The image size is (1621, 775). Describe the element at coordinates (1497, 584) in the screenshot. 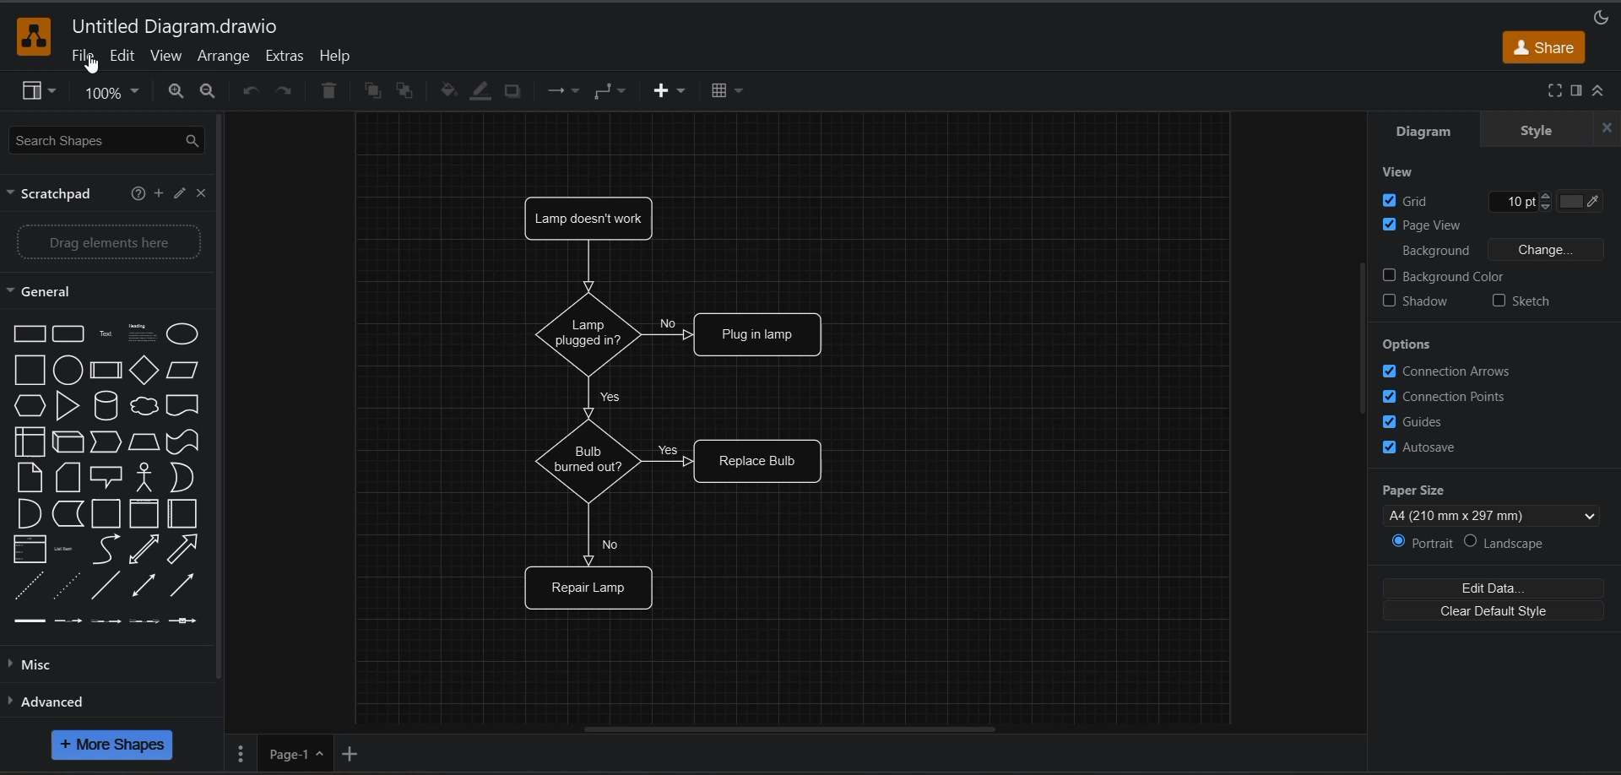

I see `edit data` at that location.